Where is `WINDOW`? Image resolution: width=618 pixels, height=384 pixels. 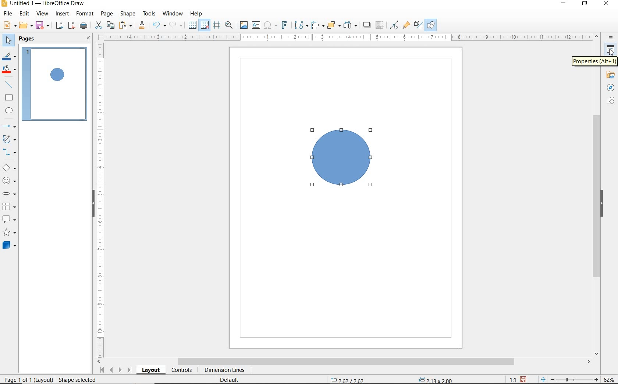 WINDOW is located at coordinates (173, 14).